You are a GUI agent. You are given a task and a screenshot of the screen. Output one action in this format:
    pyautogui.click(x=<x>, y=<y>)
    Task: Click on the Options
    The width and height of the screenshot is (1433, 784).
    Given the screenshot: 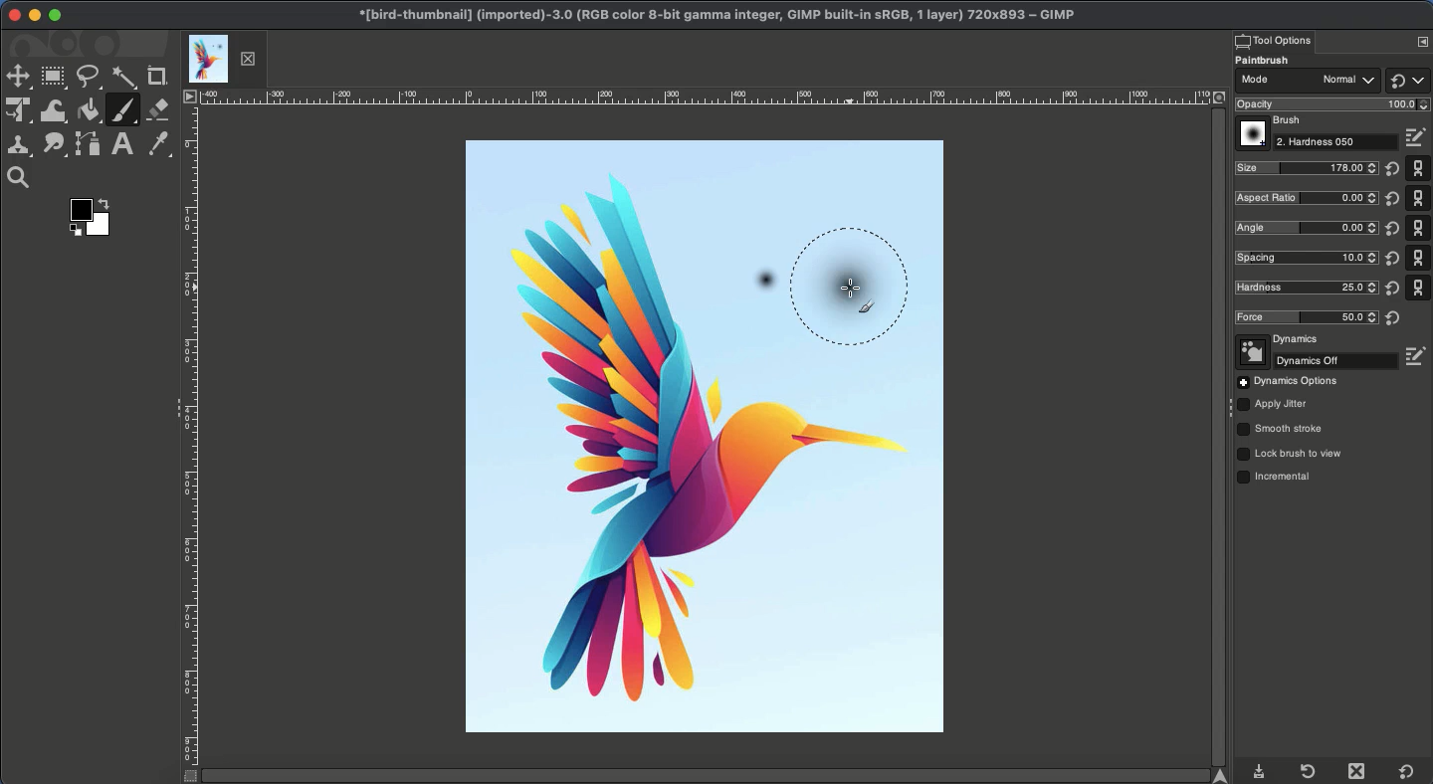 What is the action you would take?
    pyautogui.click(x=1422, y=41)
    